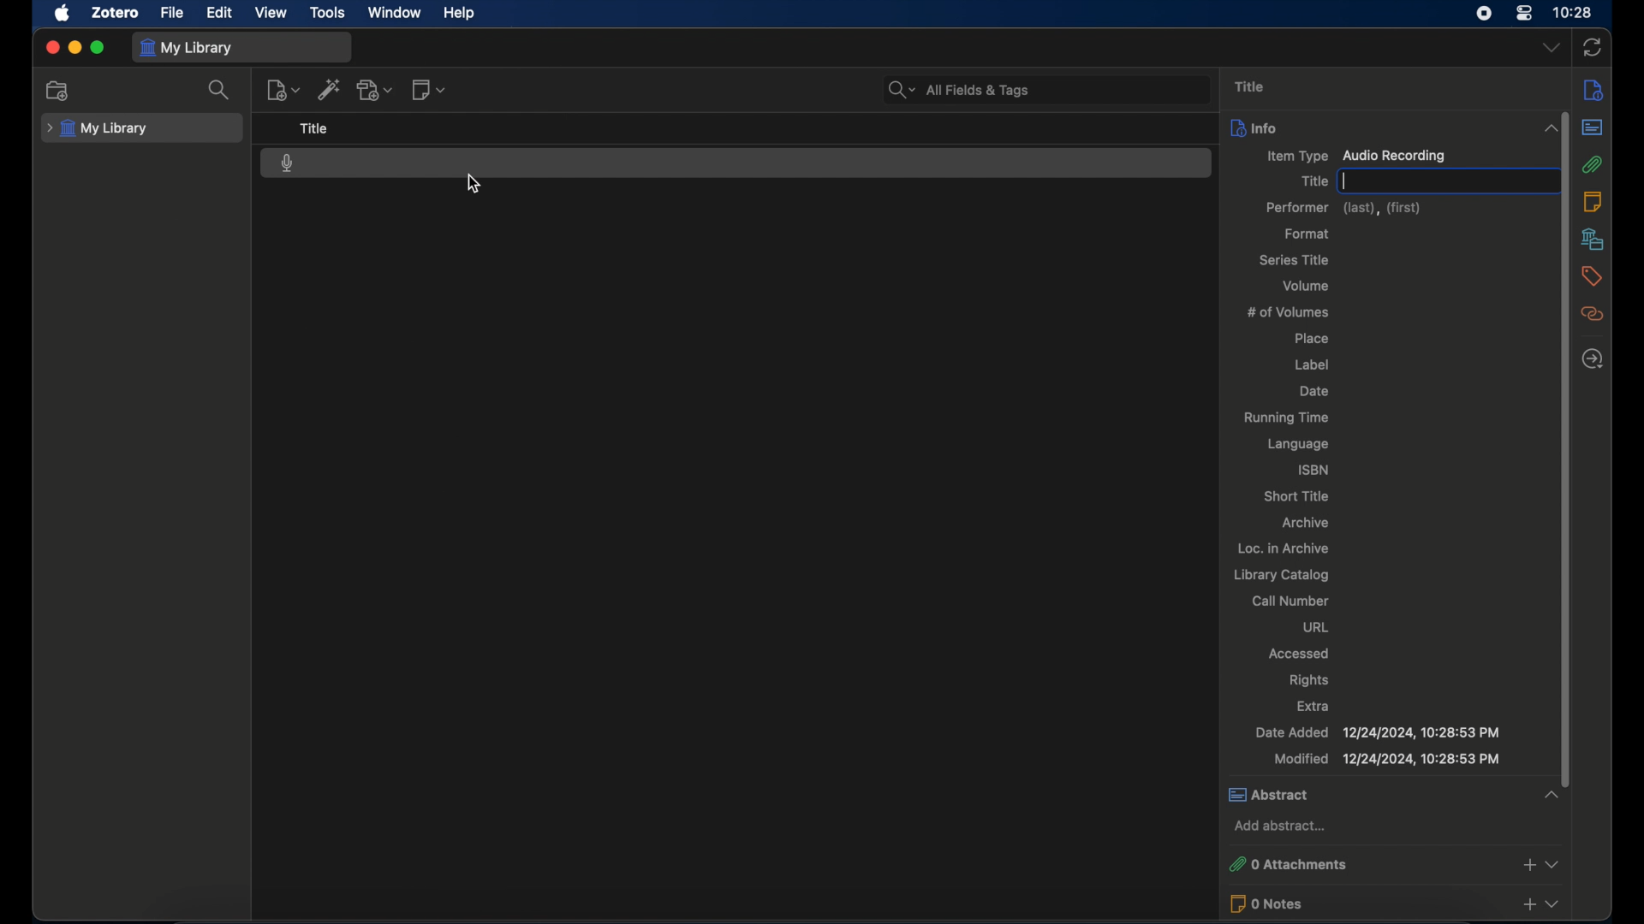 The image size is (1644, 924). I want to click on all fields & tags, so click(957, 89).